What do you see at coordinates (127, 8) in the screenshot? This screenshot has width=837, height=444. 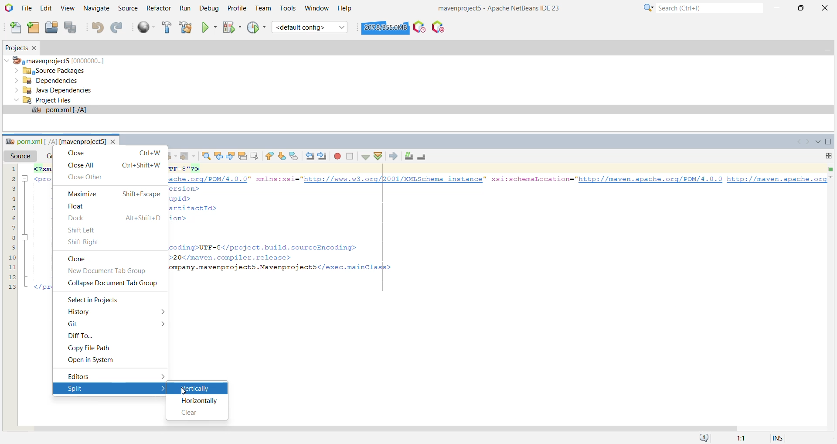 I see `Source` at bounding box center [127, 8].